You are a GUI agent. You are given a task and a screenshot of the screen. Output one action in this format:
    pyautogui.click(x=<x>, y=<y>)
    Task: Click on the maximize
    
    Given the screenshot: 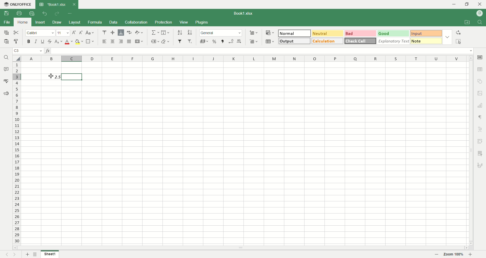 What is the action you would take?
    pyautogui.click(x=468, y=5)
    